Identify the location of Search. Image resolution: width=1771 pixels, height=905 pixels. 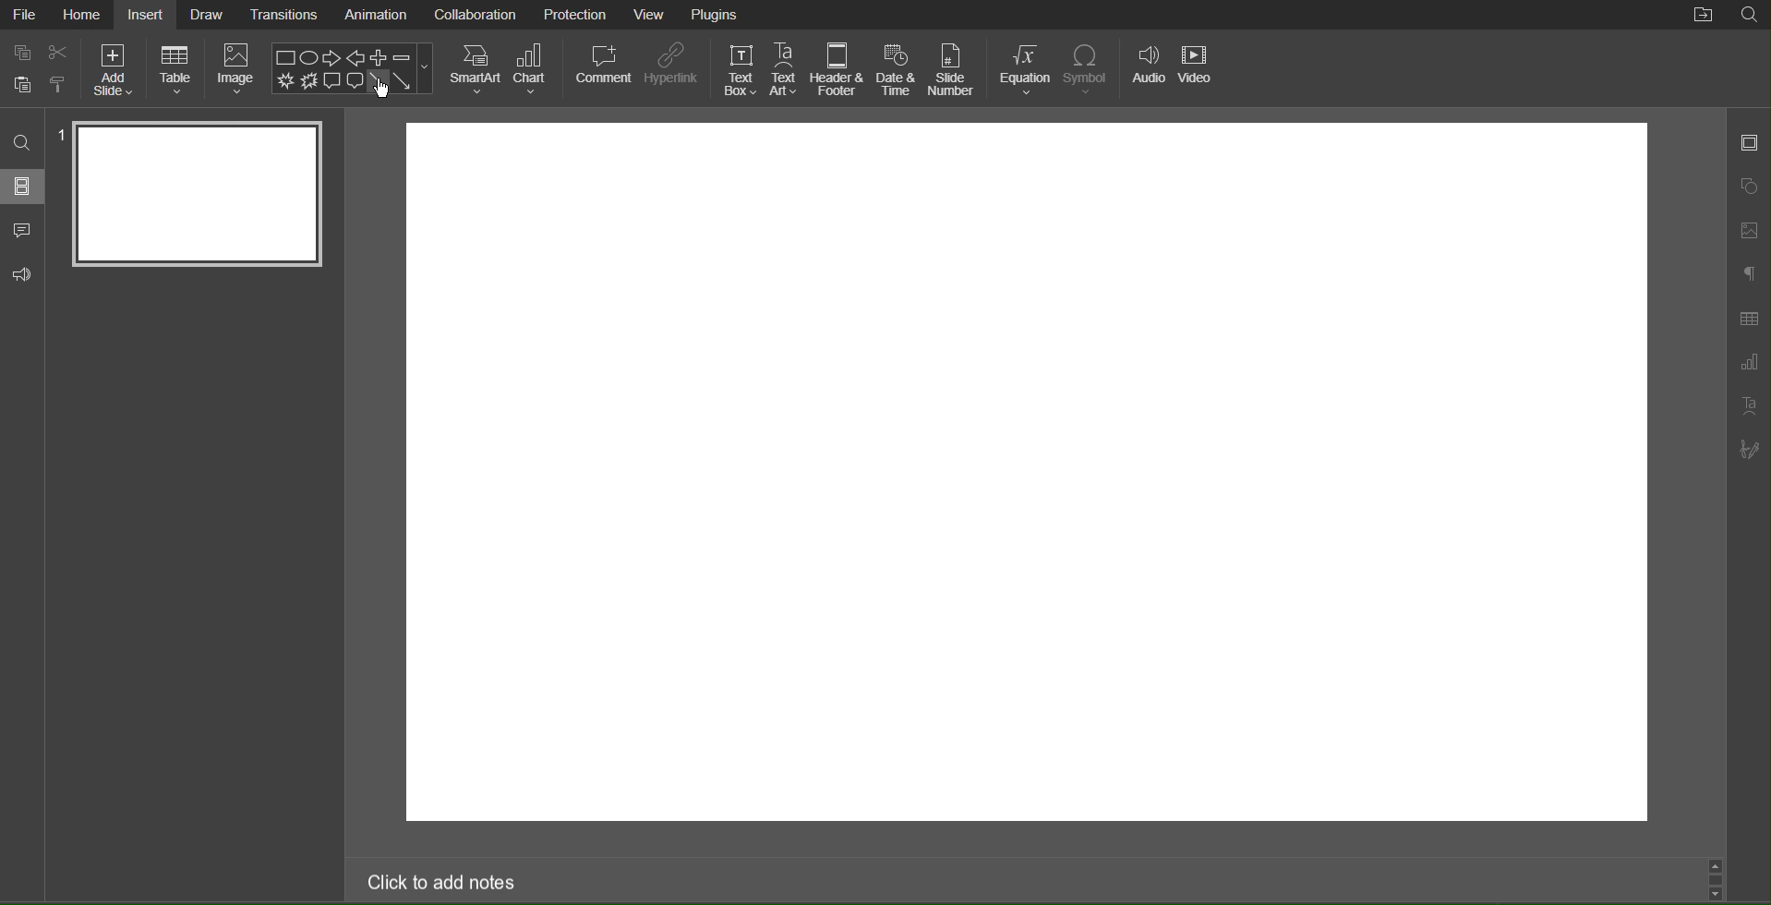
(1749, 16).